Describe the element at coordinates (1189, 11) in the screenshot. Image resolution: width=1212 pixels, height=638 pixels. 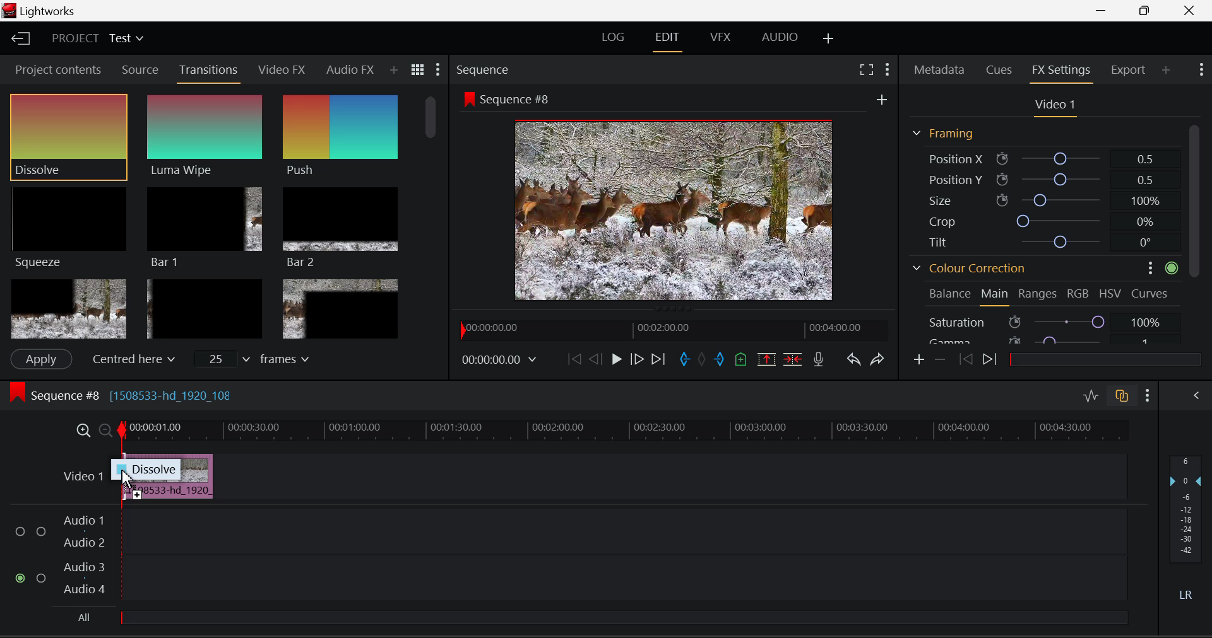
I see `Close` at that location.